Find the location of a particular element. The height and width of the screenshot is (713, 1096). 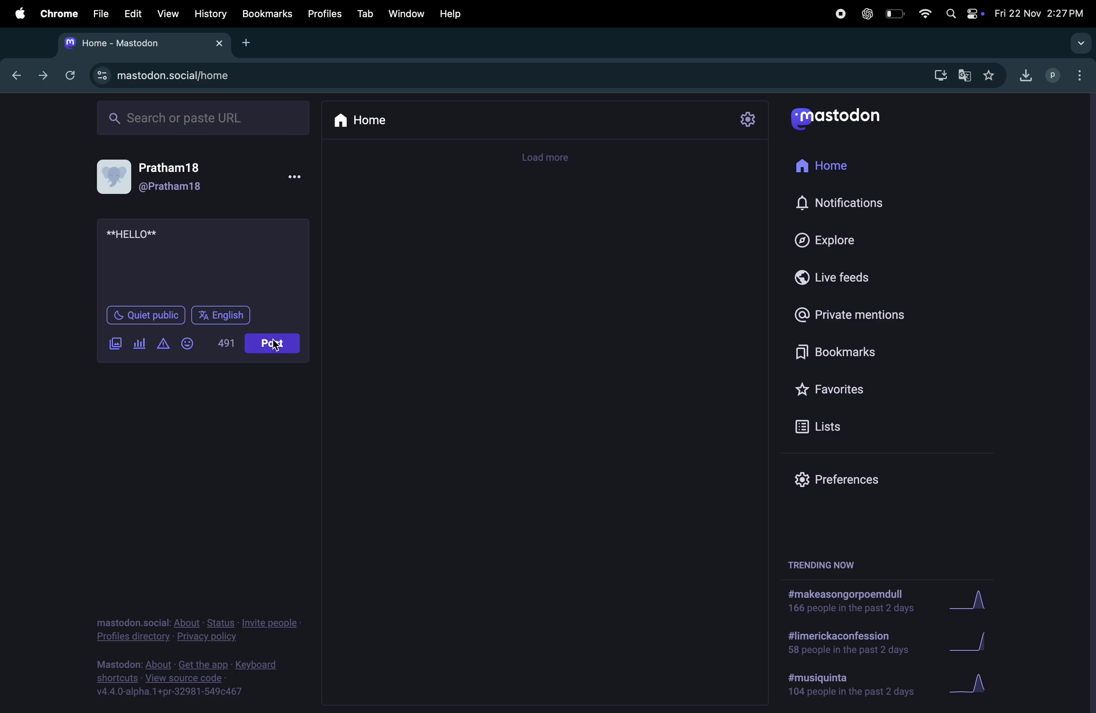

downloads is located at coordinates (1026, 74).